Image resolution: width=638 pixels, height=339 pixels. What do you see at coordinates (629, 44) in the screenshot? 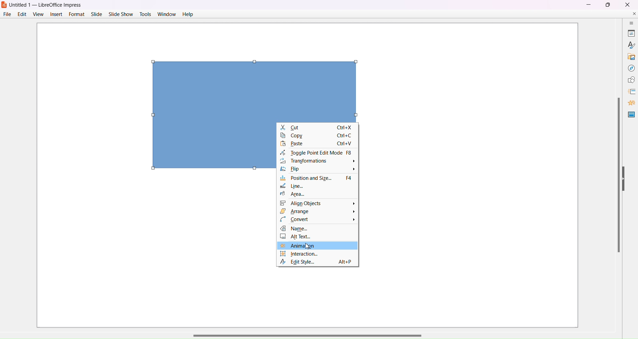
I see `Styles` at bounding box center [629, 44].